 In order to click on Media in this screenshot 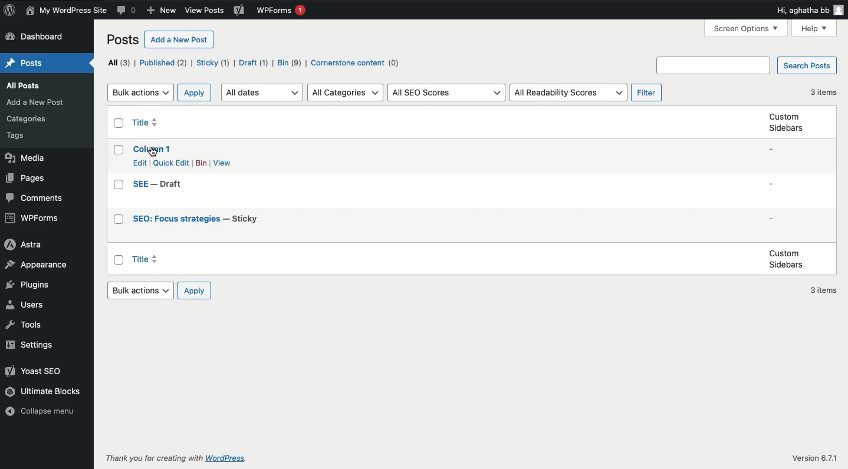, I will do `click(27, 157)`.